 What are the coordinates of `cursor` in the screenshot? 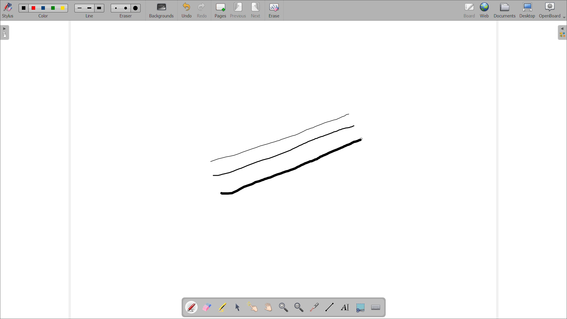 It's located at (362, 139).